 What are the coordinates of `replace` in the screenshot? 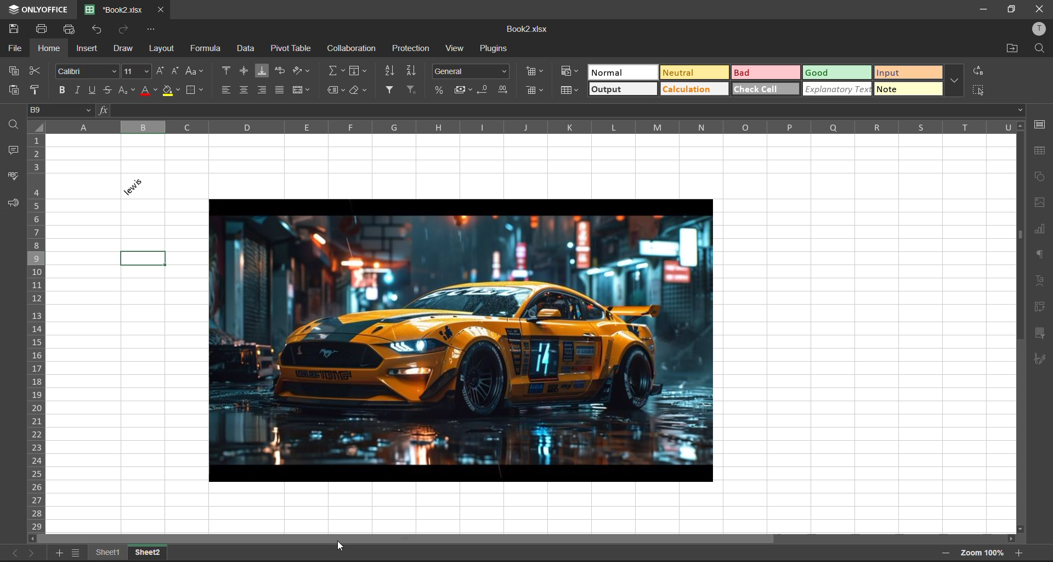 It's located at (979, 71).